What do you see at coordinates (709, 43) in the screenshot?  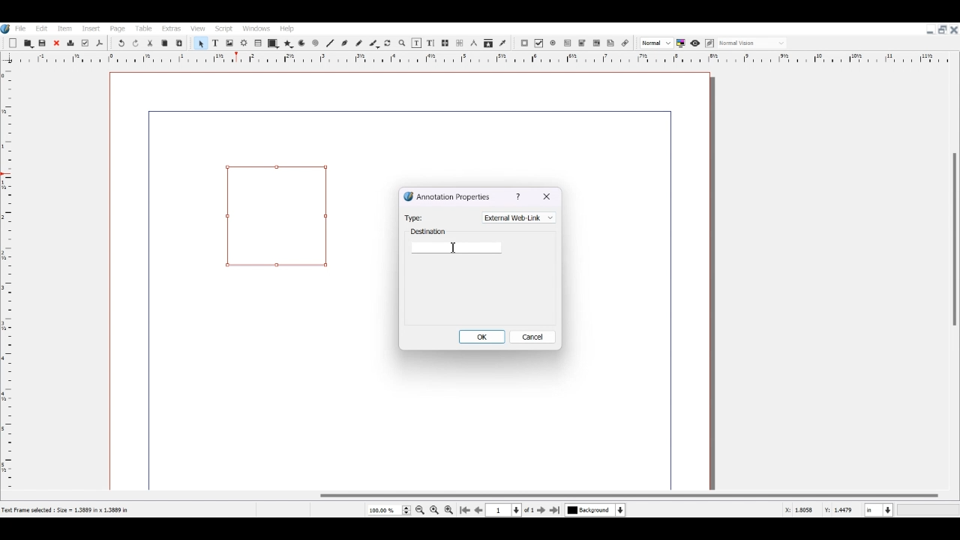 I see `Edit in preview mode` at bounding box center [709, 43].